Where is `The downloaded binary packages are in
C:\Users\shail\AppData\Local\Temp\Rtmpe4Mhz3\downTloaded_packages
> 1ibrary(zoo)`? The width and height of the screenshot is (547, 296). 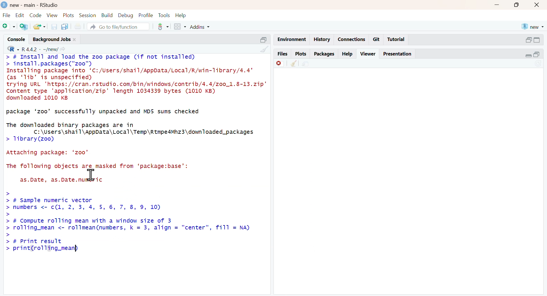 The downloaded binary packages are in
C:\Users\shail\AppData\Local\Temp\Rtmpe4Mhz3\downTloaded_packages
> 1ibrary(zoo) is located at coordinates (131, 133).